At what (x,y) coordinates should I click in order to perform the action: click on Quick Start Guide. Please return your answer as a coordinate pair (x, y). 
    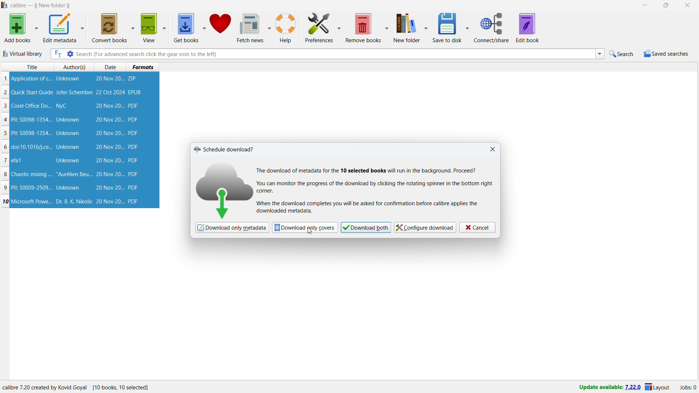
    Looking at the image, I should click on (32, 92).